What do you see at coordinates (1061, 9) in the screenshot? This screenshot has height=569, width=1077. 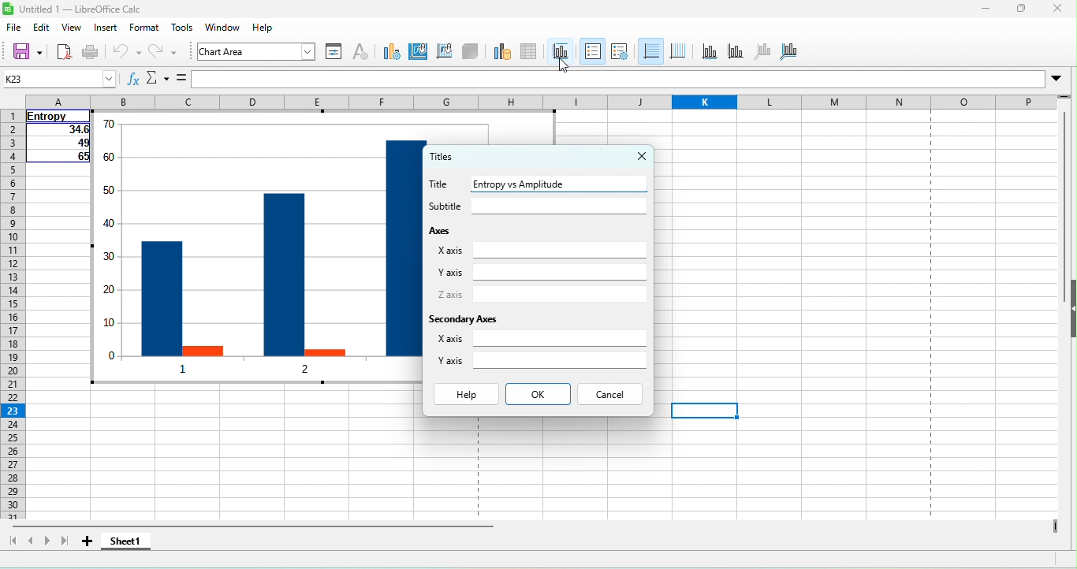 I see `close` at bounding box center [1061, 9].